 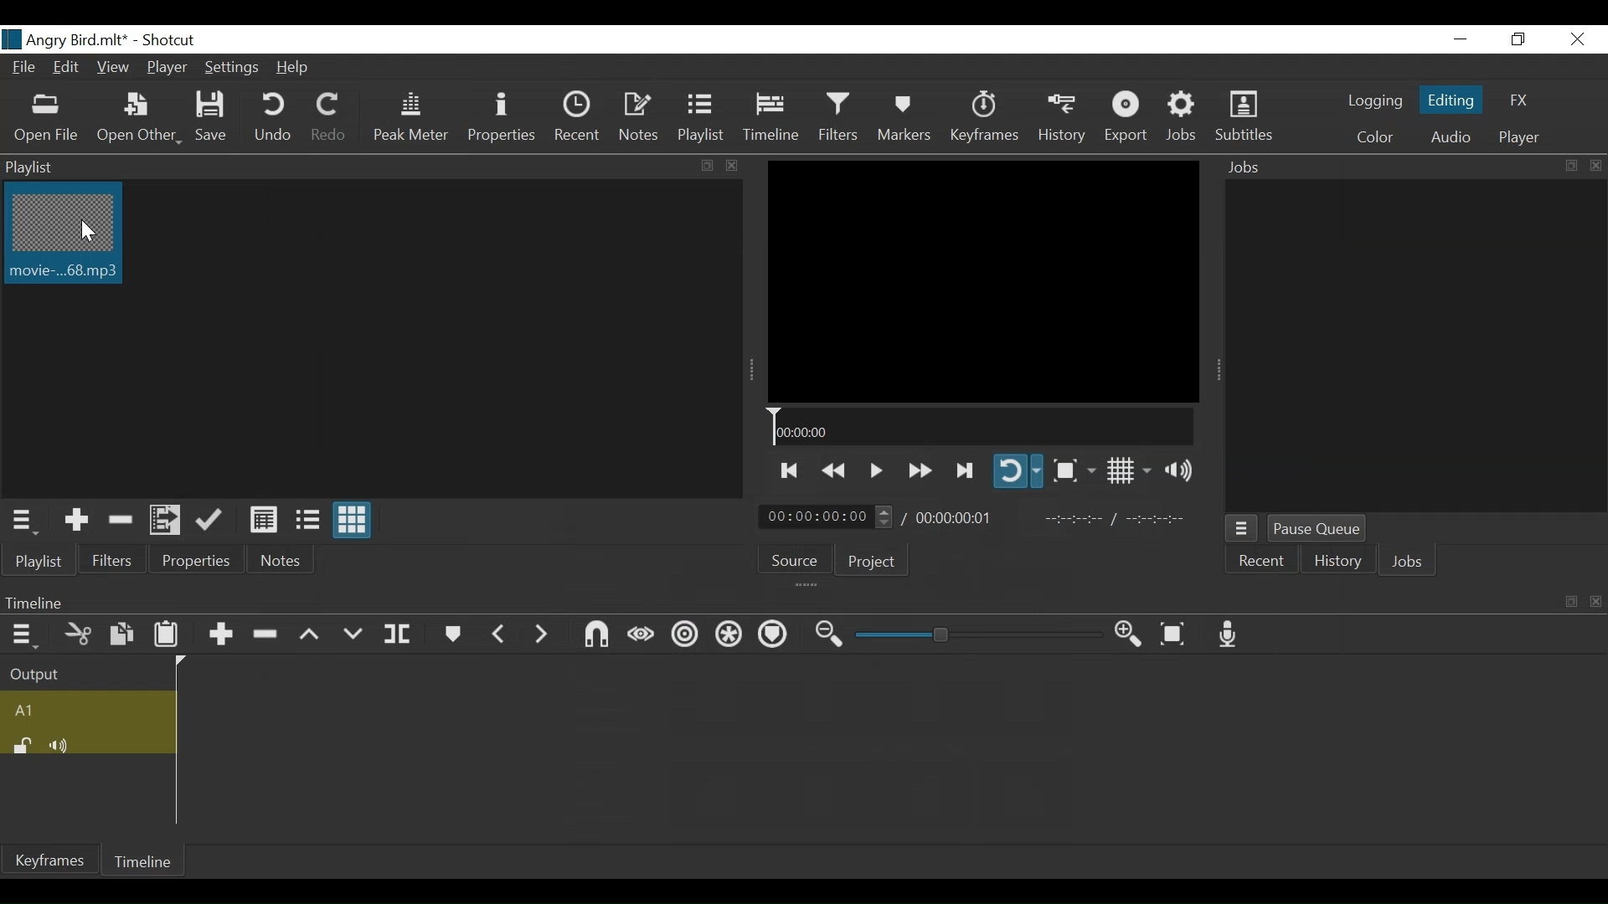 What do you see at coordinates (966, 470) in the screenshot?
I see `Play forward quickly` at bounding box center [966, 470].